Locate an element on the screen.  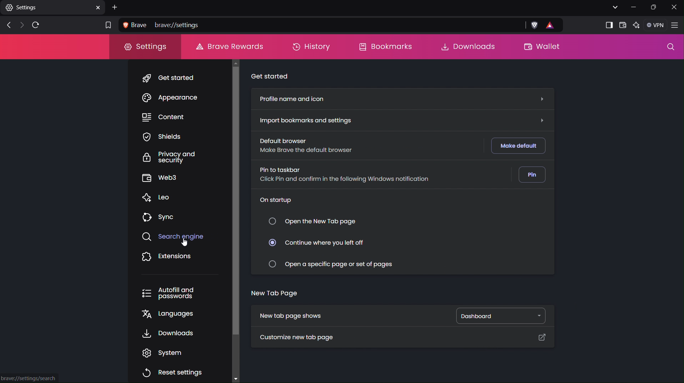
Appearance is located at coordinates (176, 99).